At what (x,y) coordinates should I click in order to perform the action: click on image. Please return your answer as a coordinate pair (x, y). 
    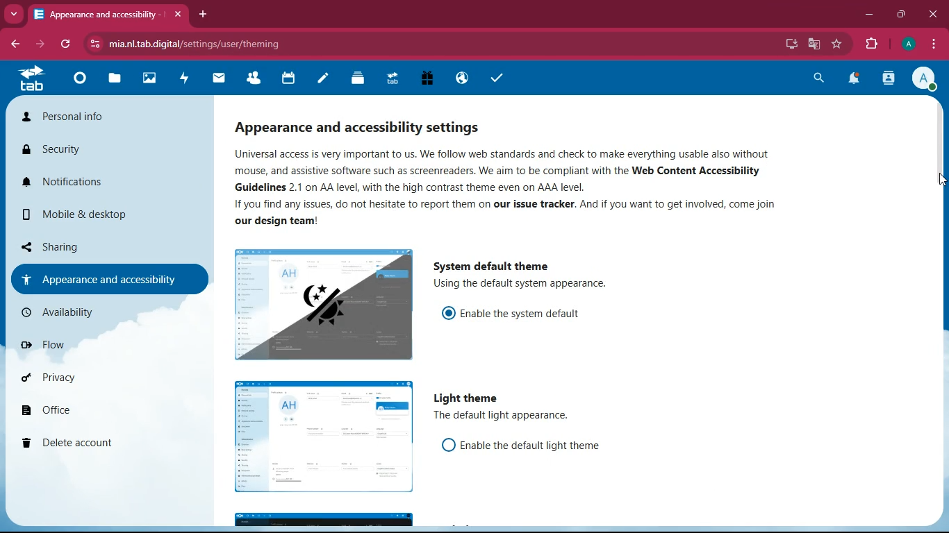
    Looking at the image, I should click on (324, 437).